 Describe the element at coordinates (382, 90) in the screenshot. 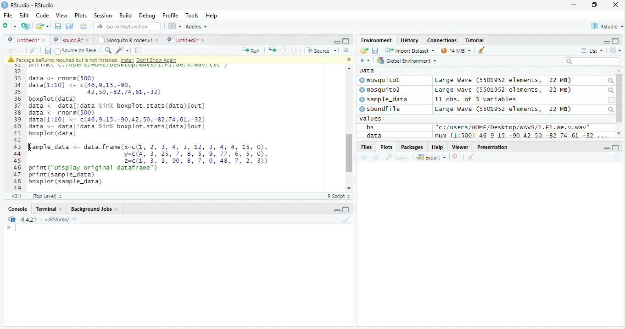

I see `mosquito2` at that location.